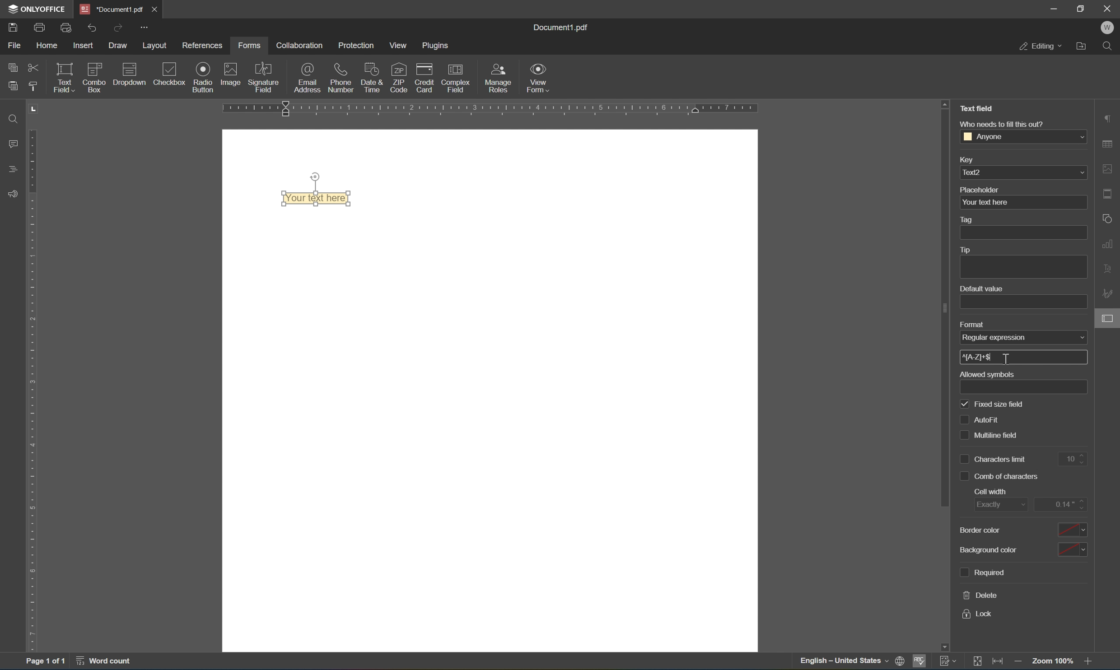 The height and width of the screenshot is (670, 1120). What do you see at coordinates (1074, 530) in the screenshot?
I see `color` at bounding box center [1074, 530].